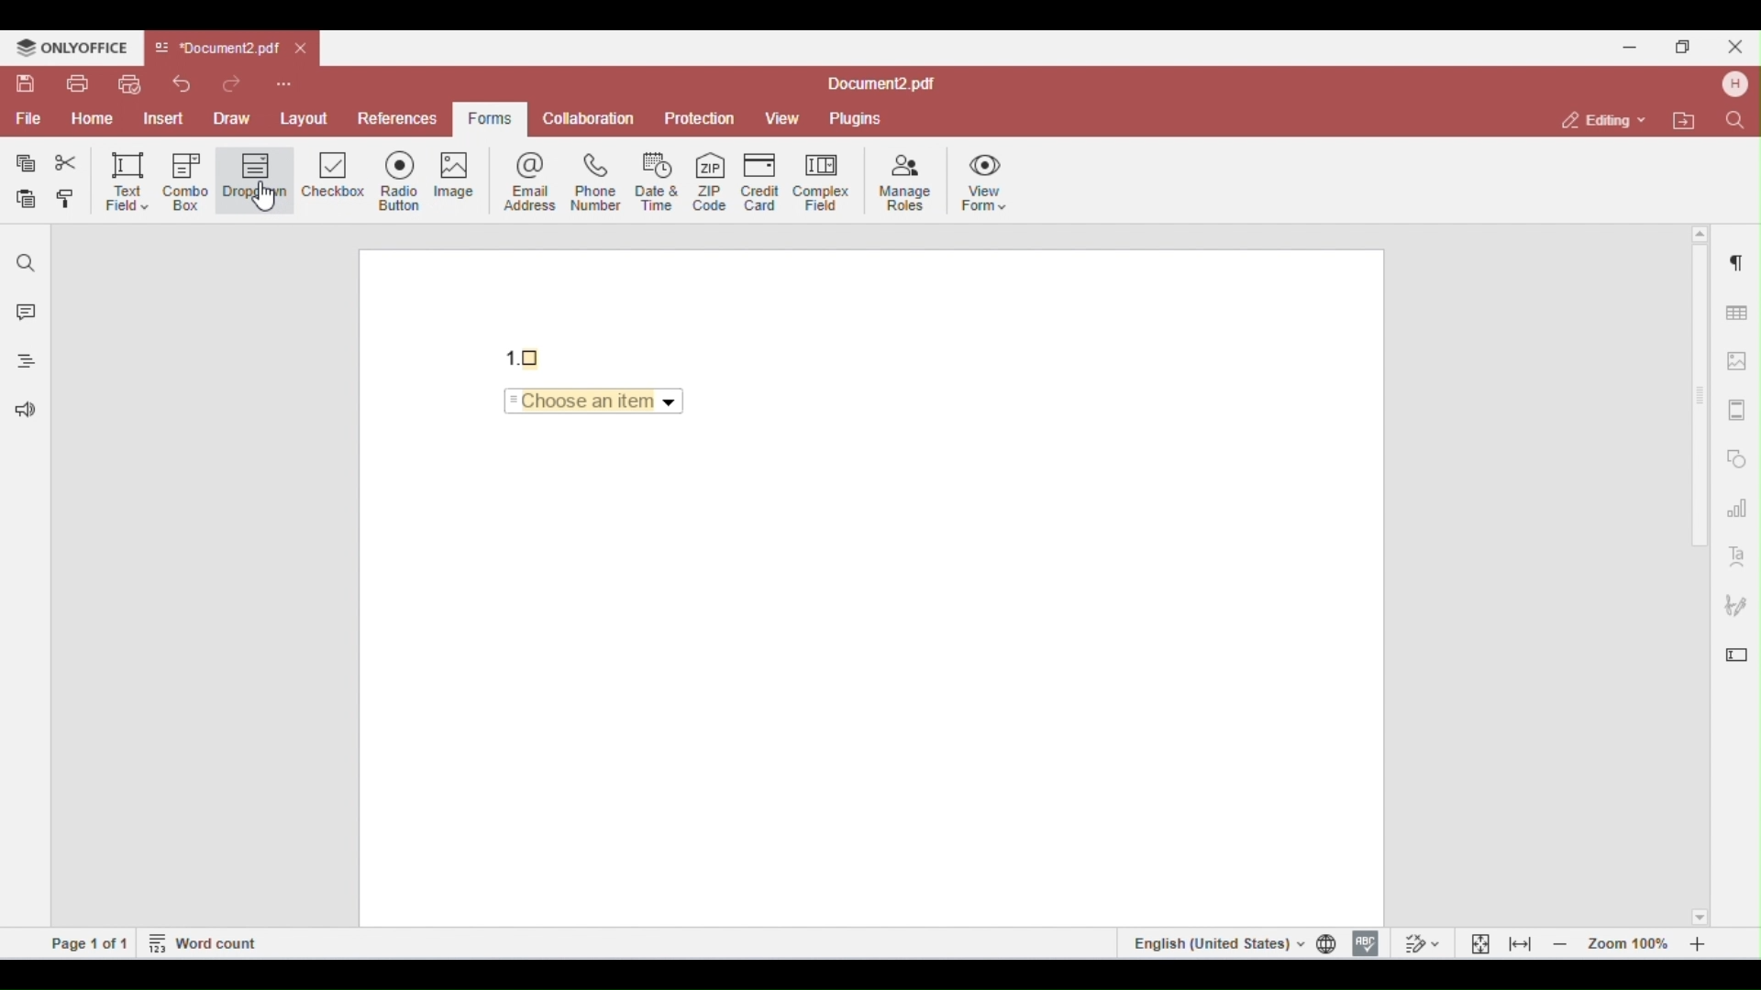  Describe the element at coordinates (395, 118) in the screenshot. I see `references` at that location.